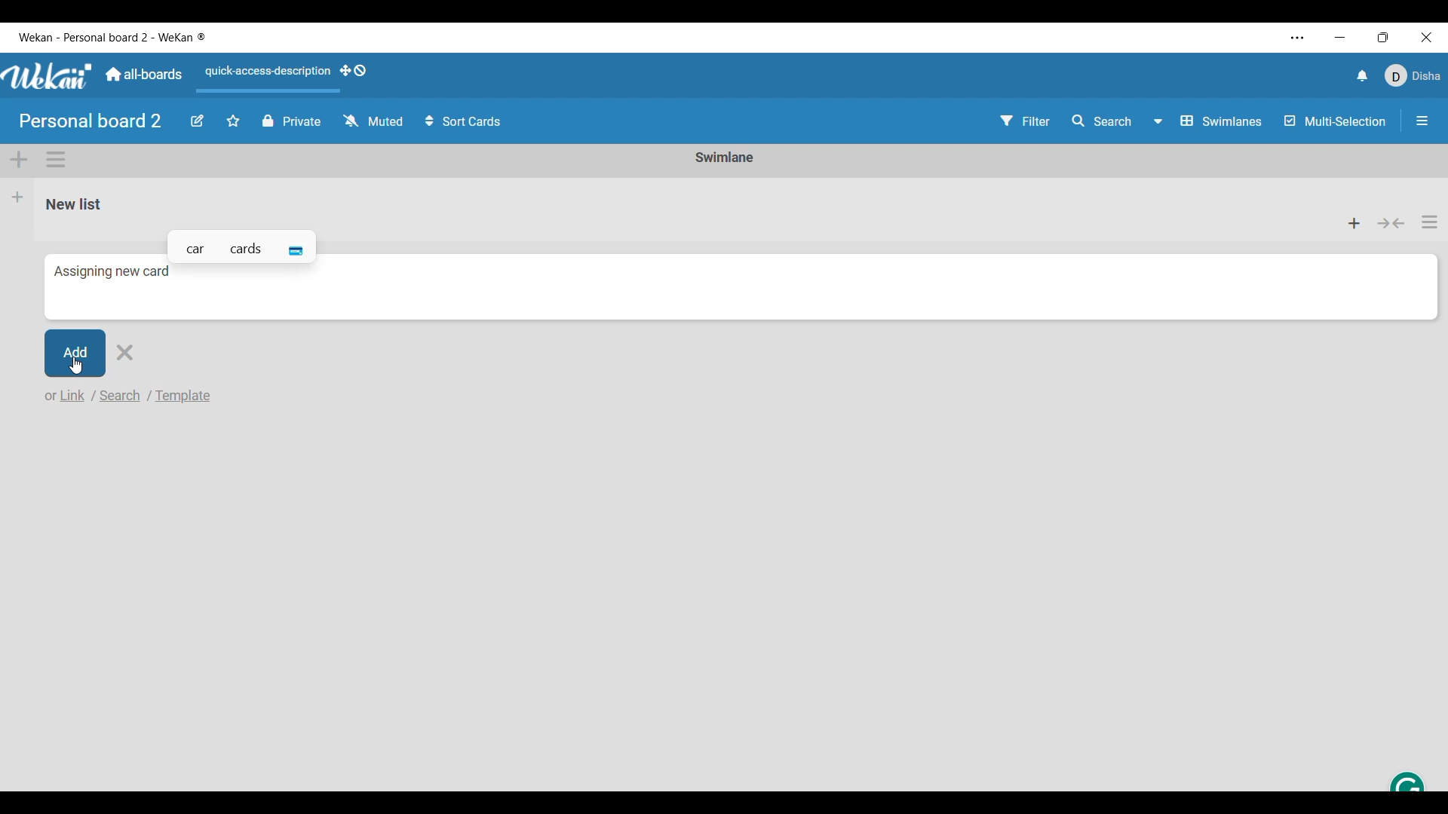 The image size is (1448, 814). Describe the element at coordinates (464, 121) in the screenshot. I see `Sort card options` at that location.